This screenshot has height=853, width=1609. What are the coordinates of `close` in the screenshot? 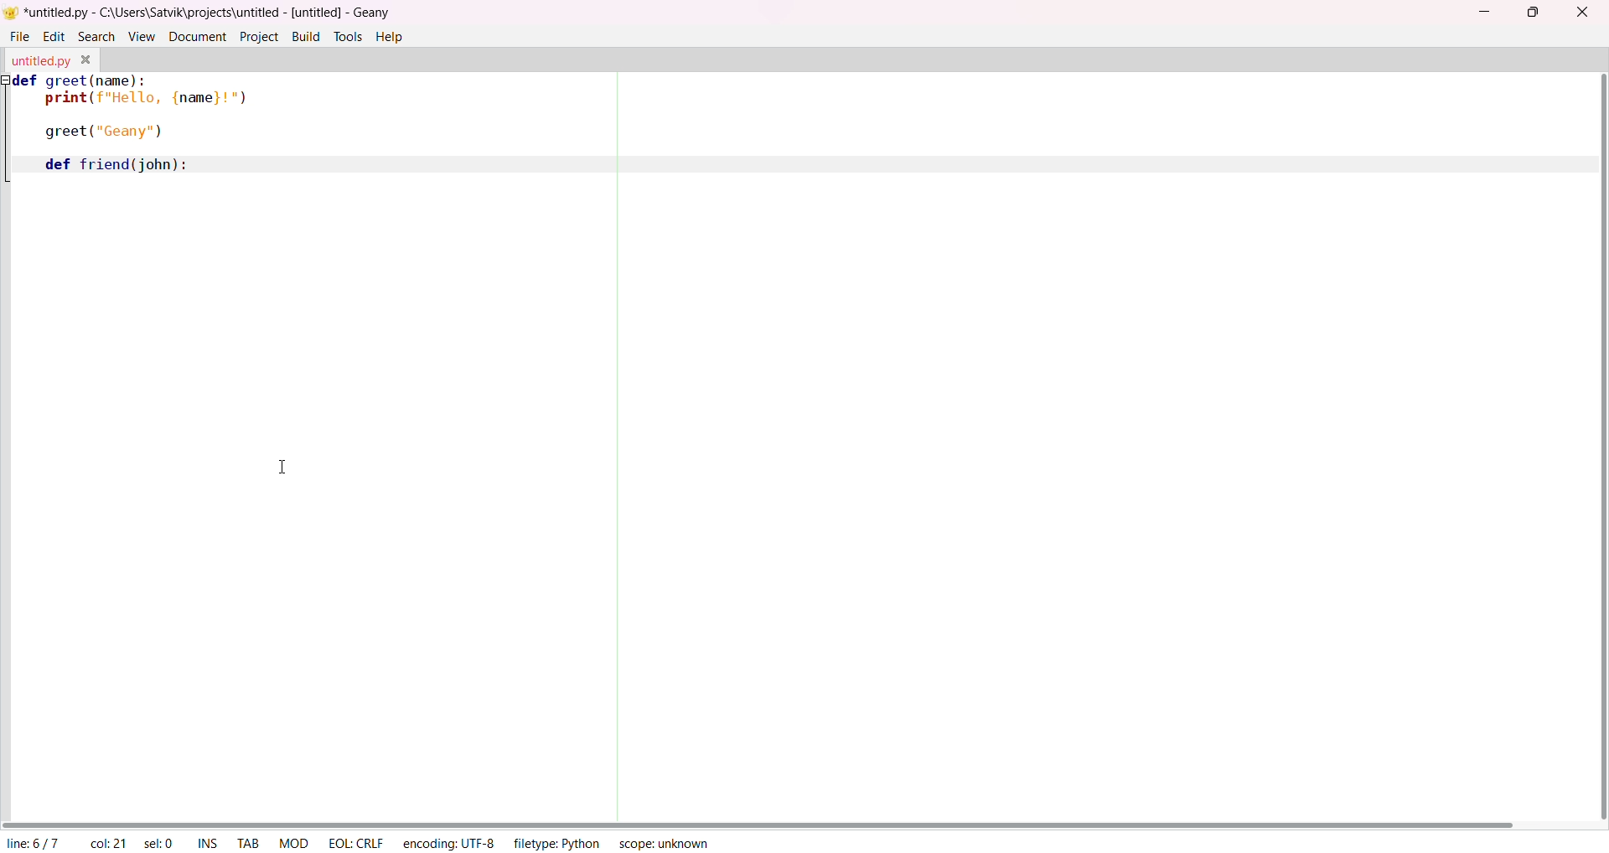 It's located at (1584, 11).